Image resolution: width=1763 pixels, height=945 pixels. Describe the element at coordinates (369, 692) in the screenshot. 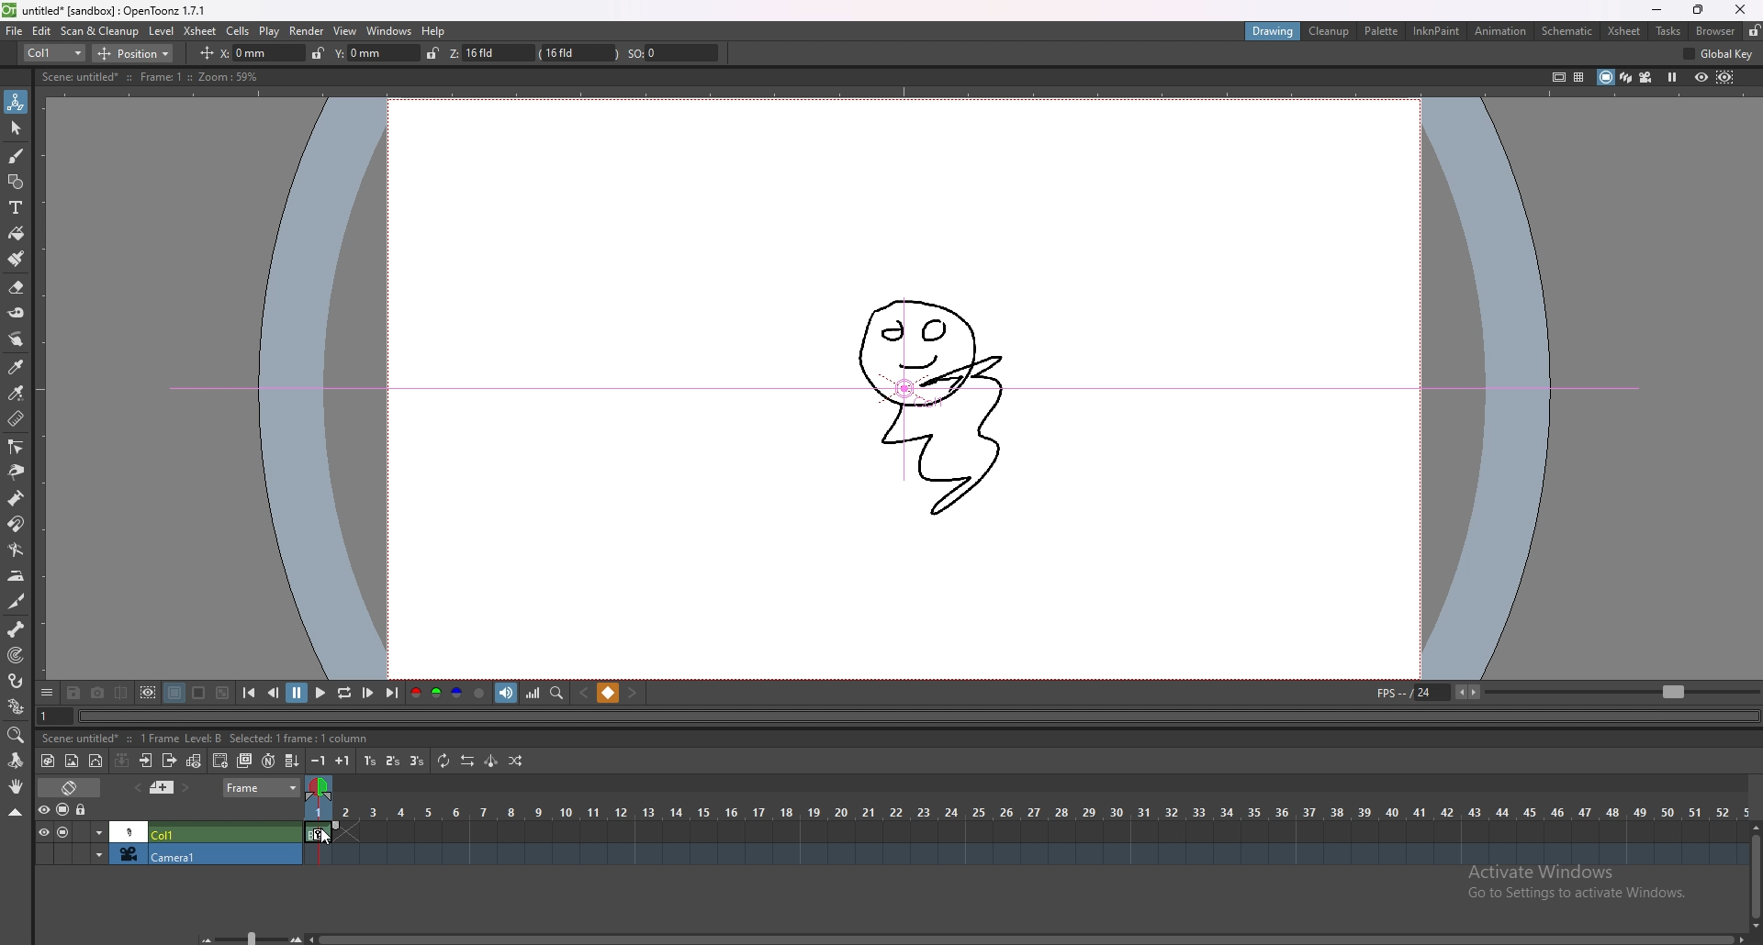

I see `next frame` at that location.